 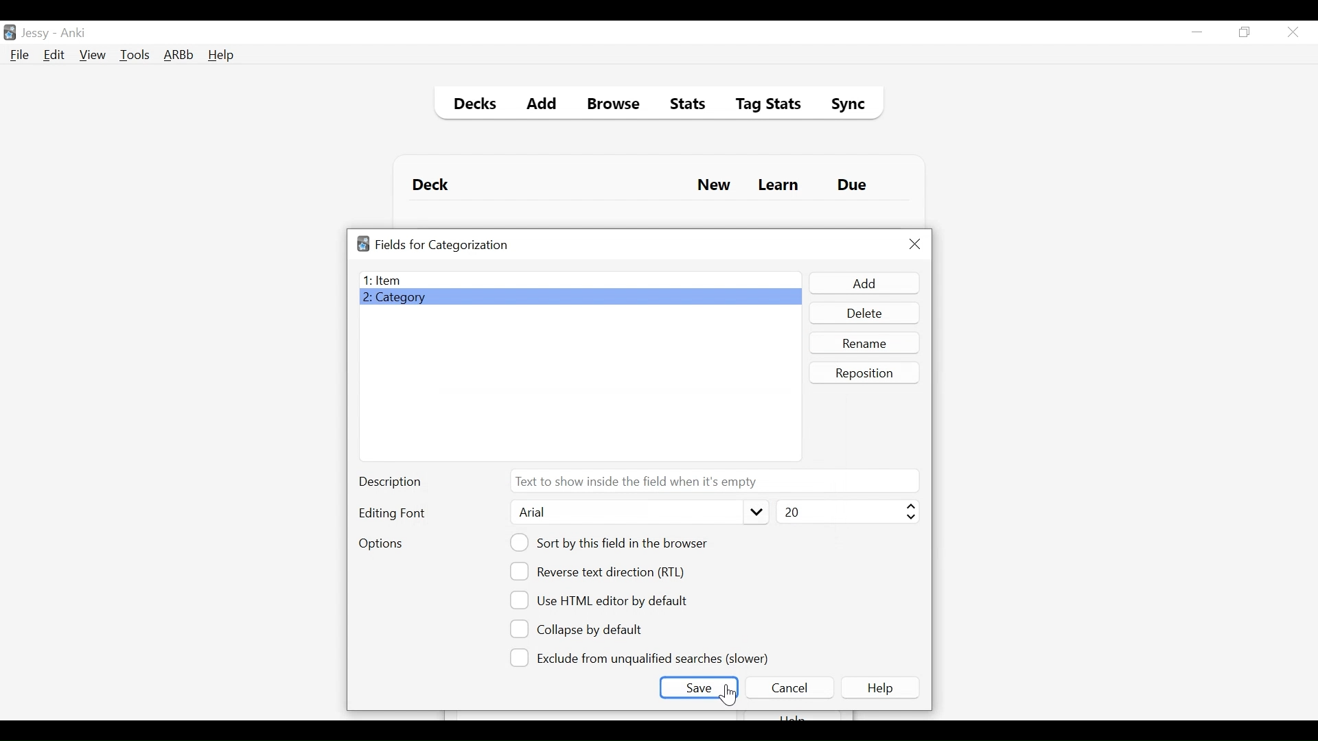 I want to click on Application logo, so click(x=363, y=244).